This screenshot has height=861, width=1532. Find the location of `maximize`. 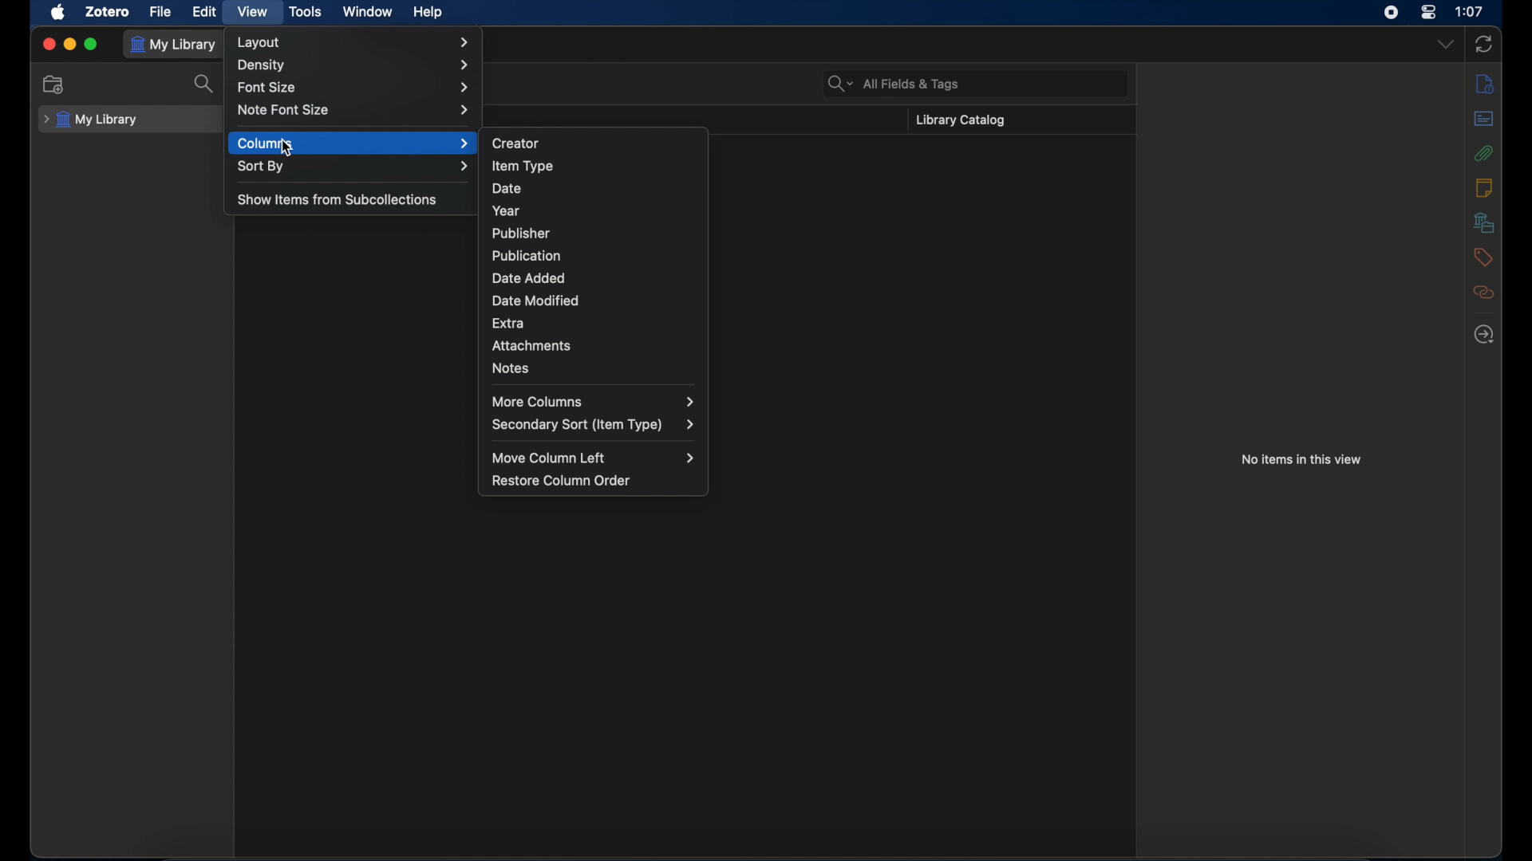

maximize is located at coordinates (91, 45).